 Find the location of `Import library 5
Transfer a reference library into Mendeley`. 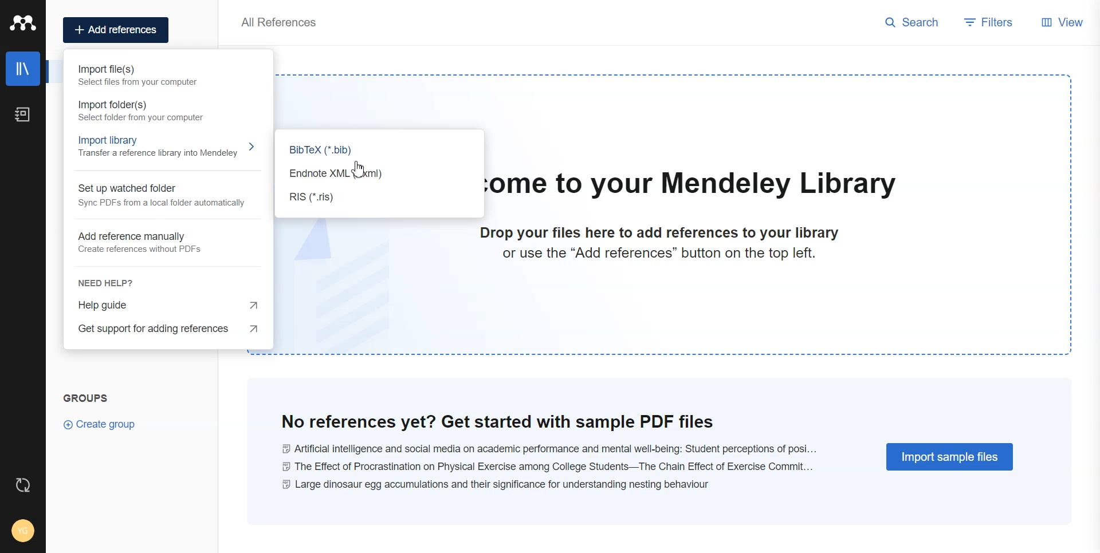

Import library 5
Transfer a reference library into Mendeley is located at coordinates (164, 150).